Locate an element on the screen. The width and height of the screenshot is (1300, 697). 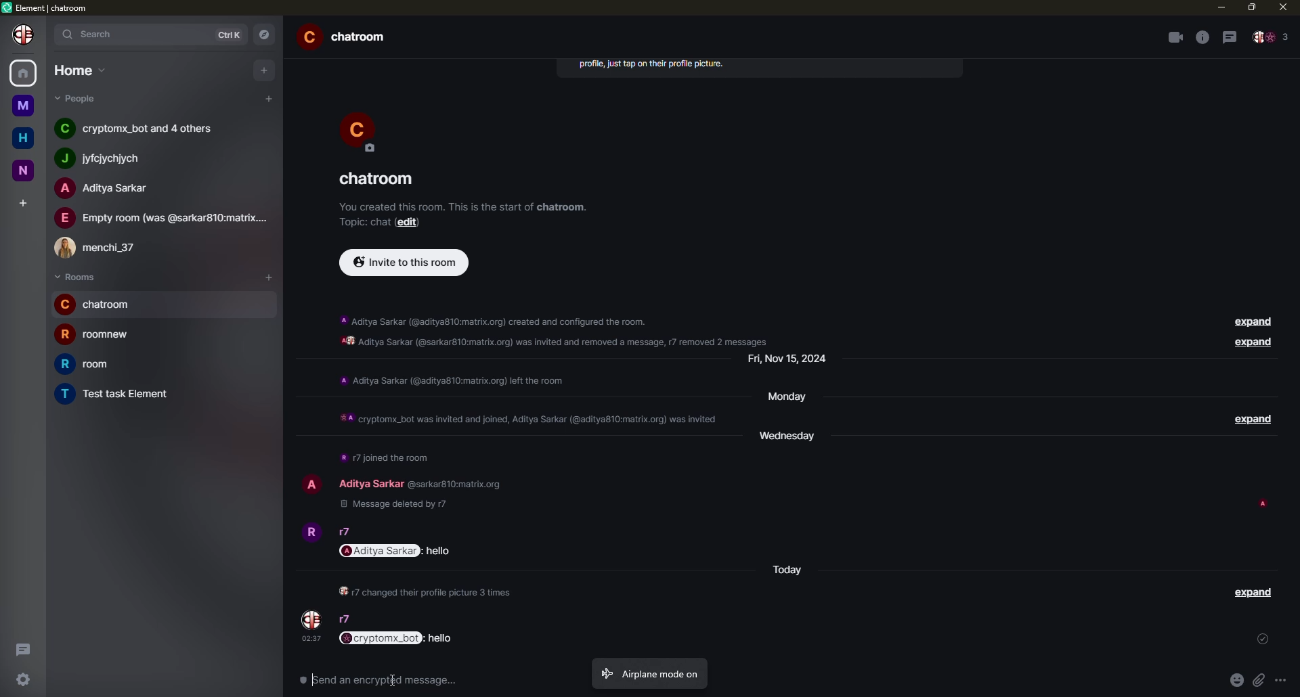
info is located at coordinates (385, 458).